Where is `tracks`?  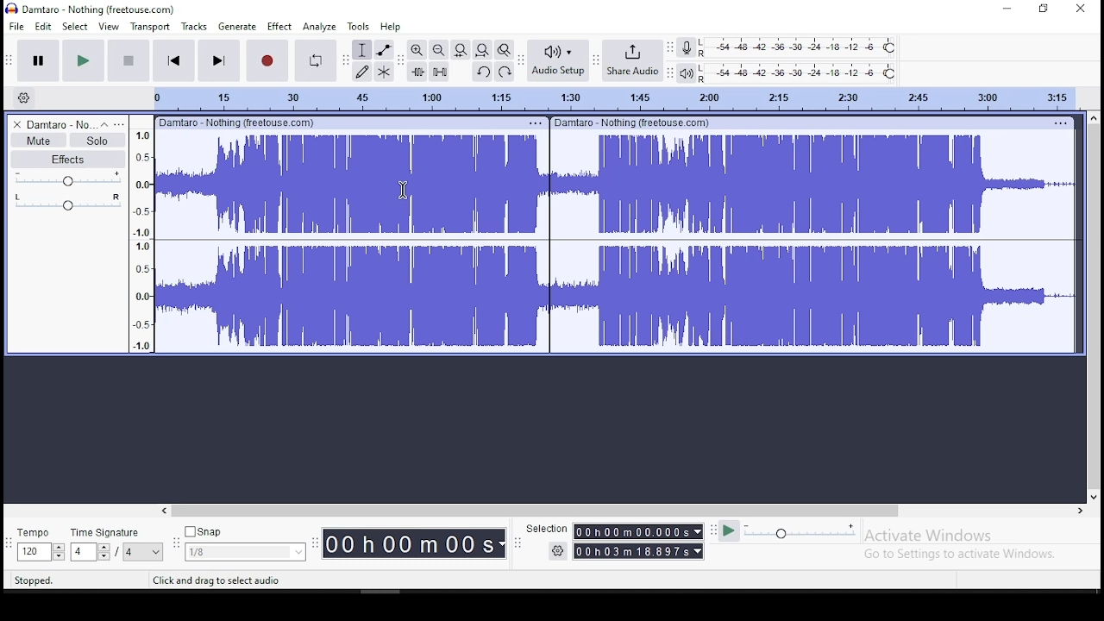 tracks is located at coordinates (194, 27).